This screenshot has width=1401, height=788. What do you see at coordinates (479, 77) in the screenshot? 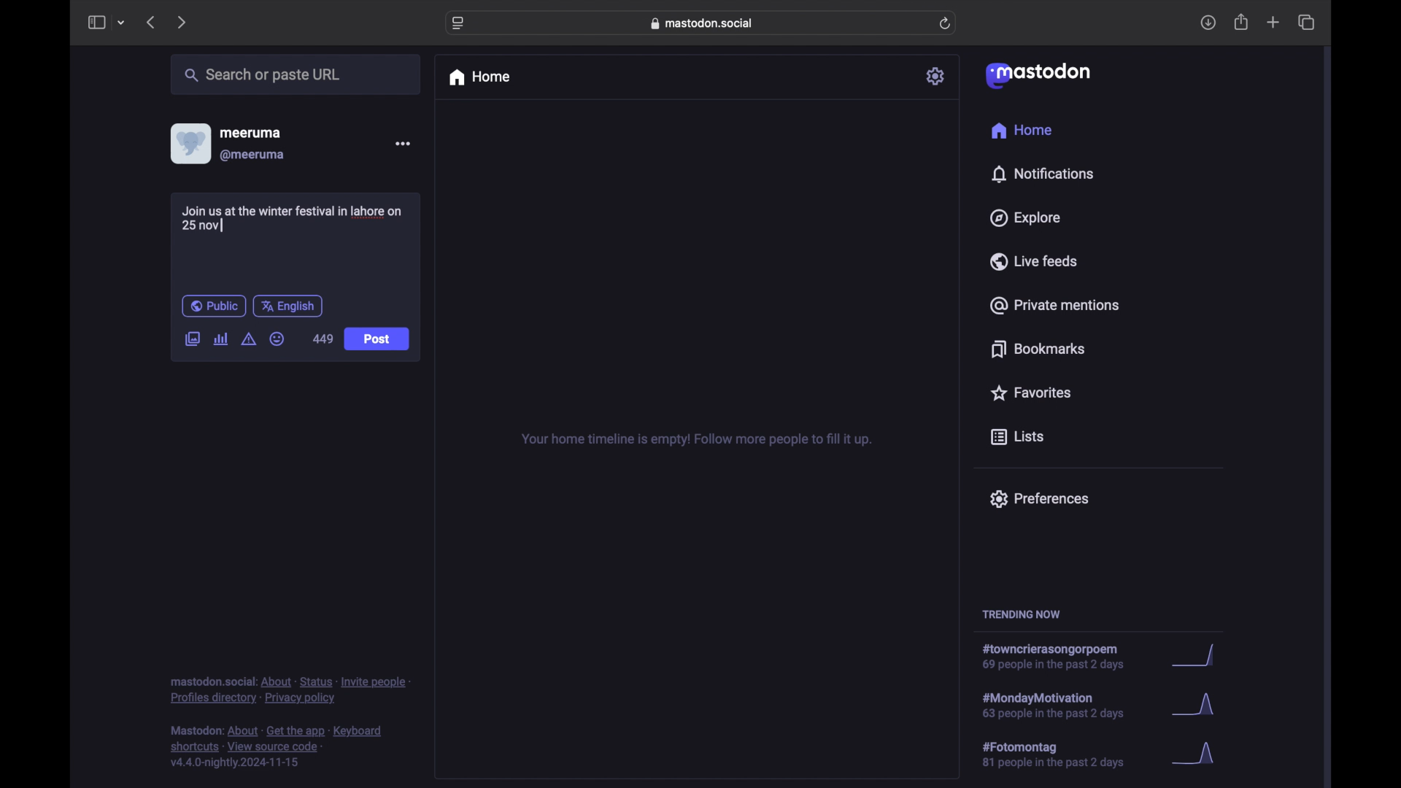
I see `home` at bounding box center [479, 77].